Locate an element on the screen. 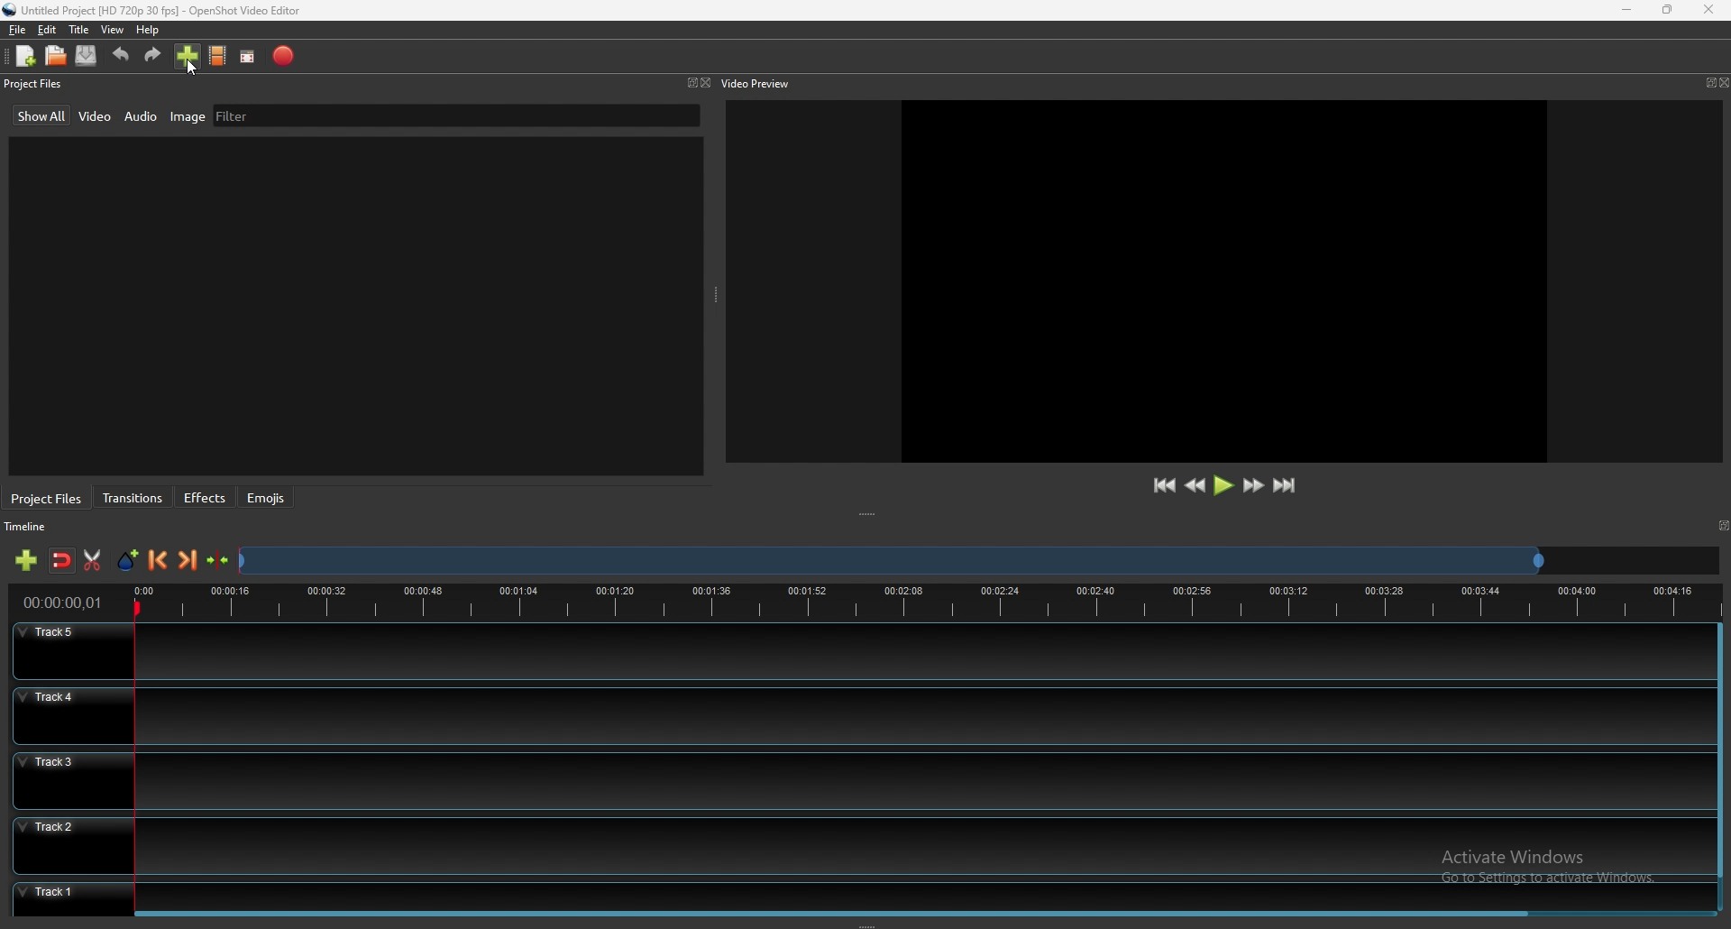 This screenshot has height=929, width=1731. jump to end is located at coordinates (1284, 485).